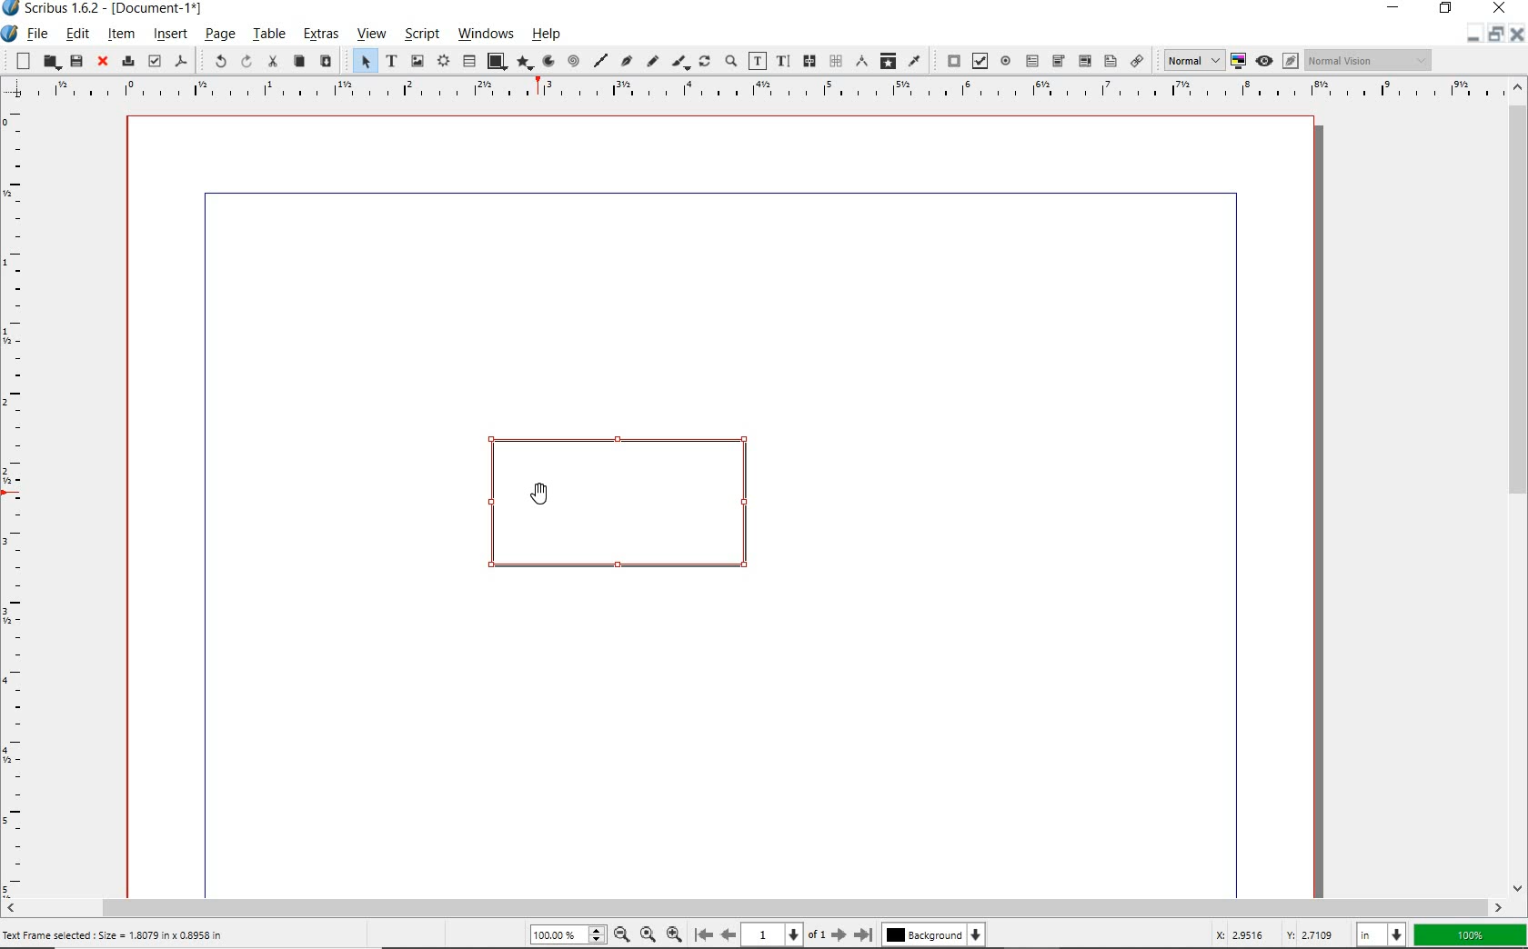 This screenshot has width=1528, height=949. What do you see at coordinates (75, 61) in the screenshot?
I see `save` at bounding box center [75, 61].